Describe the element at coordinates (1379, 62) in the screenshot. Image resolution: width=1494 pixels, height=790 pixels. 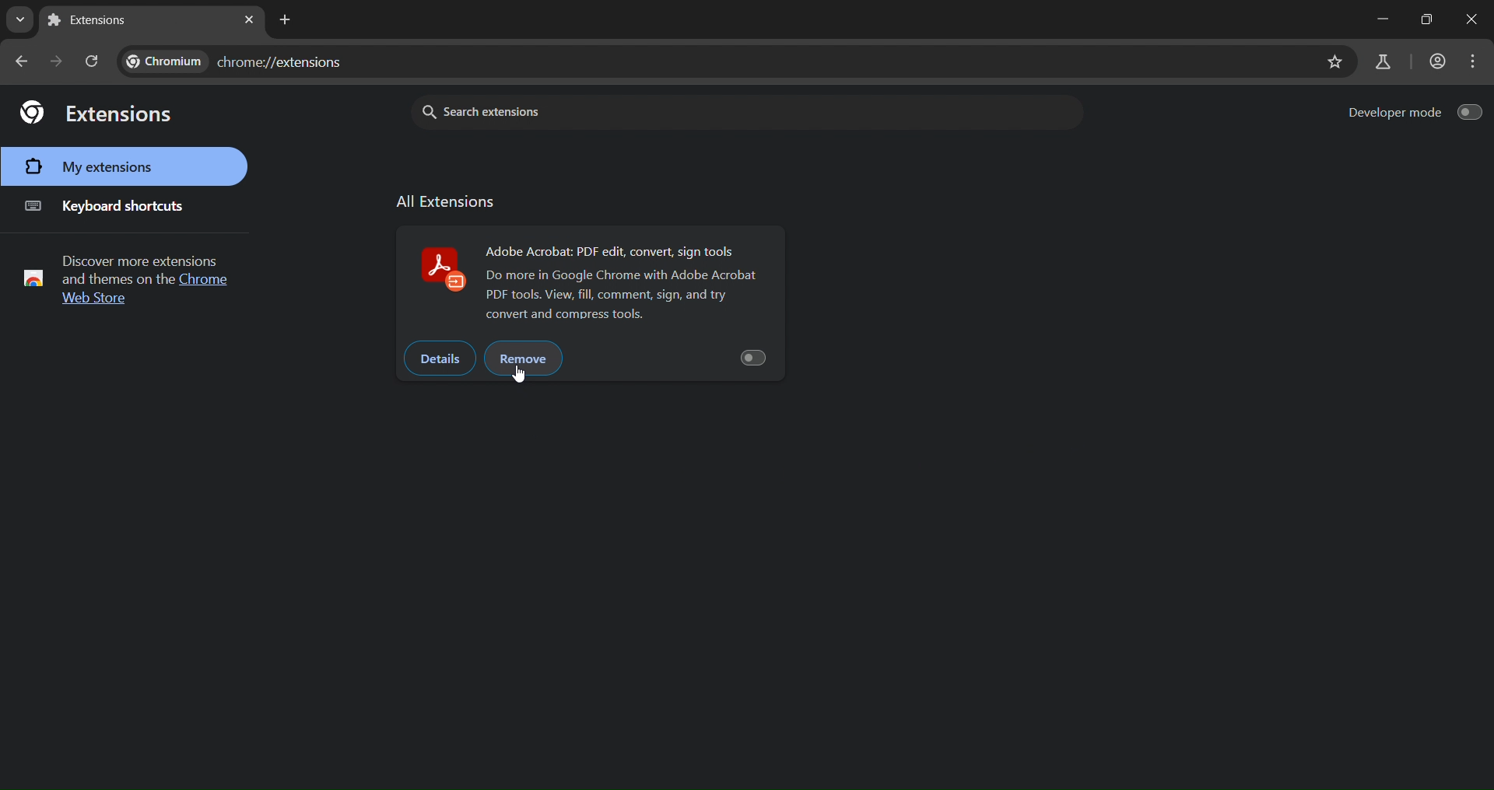
I see `search labs` at that location.